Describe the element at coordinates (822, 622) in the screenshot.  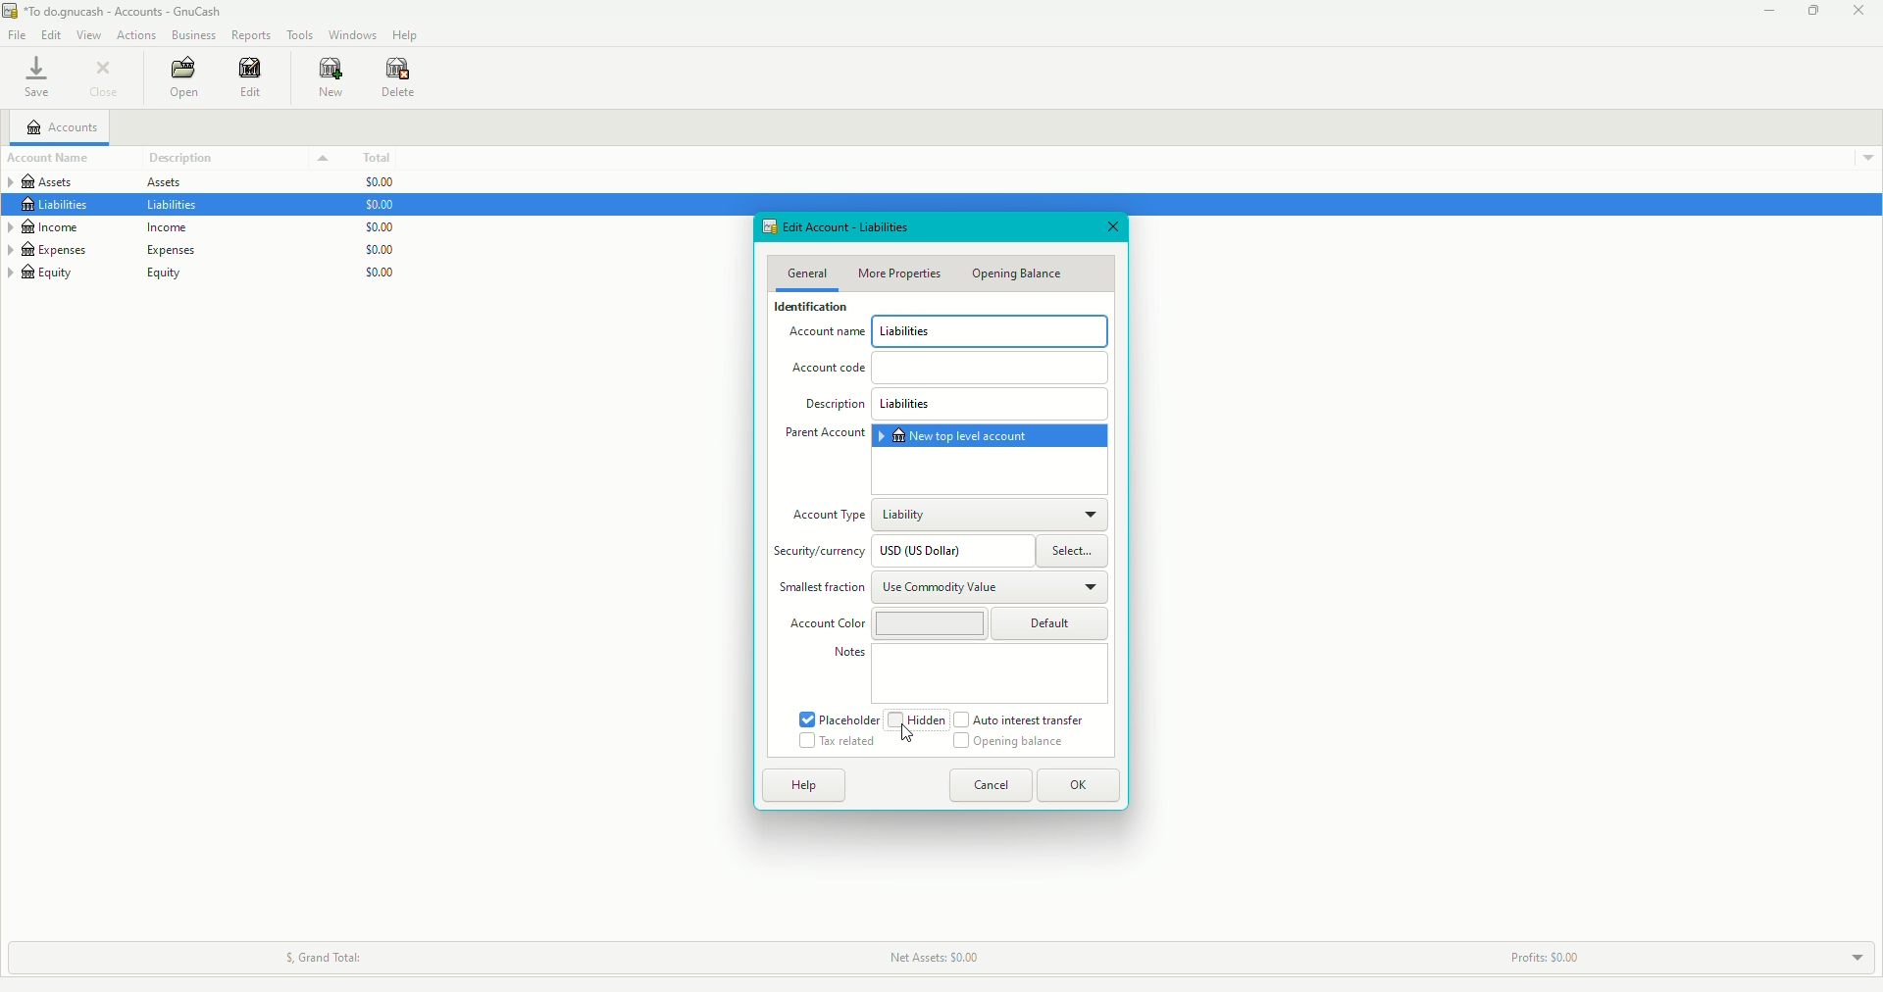
I see `Account Color` at that location.